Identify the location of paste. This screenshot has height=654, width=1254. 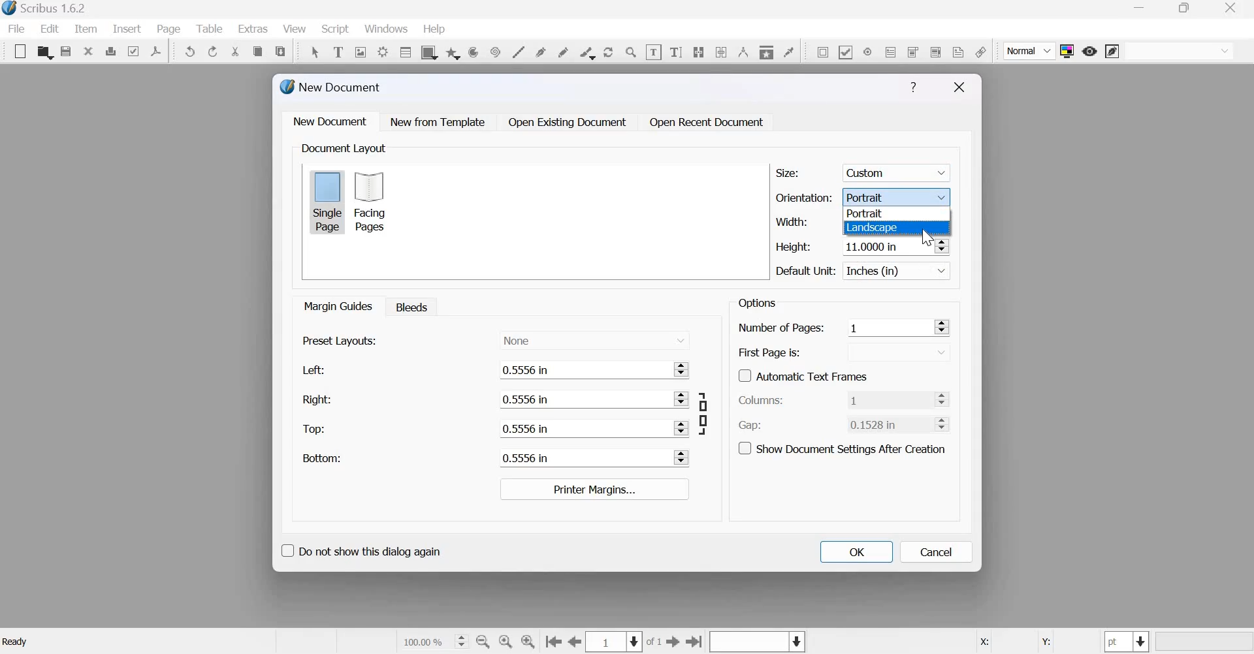
(281, 50).